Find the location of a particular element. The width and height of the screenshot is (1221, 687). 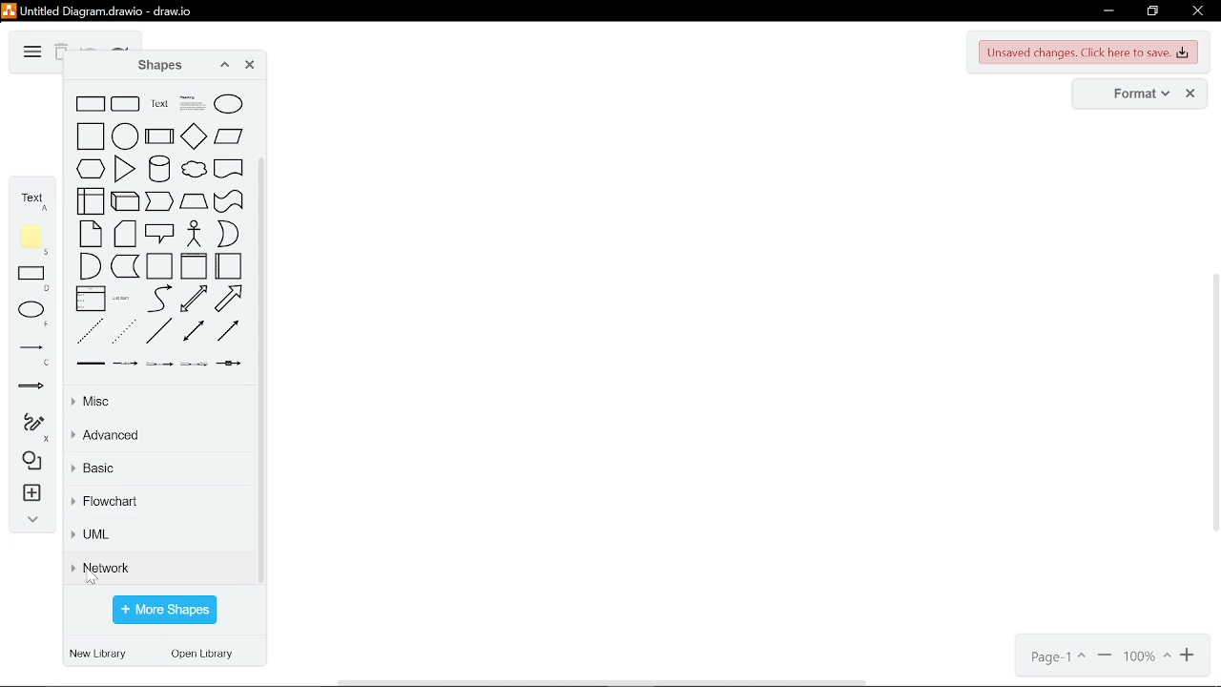

new library is located at coordinates (101, 655).